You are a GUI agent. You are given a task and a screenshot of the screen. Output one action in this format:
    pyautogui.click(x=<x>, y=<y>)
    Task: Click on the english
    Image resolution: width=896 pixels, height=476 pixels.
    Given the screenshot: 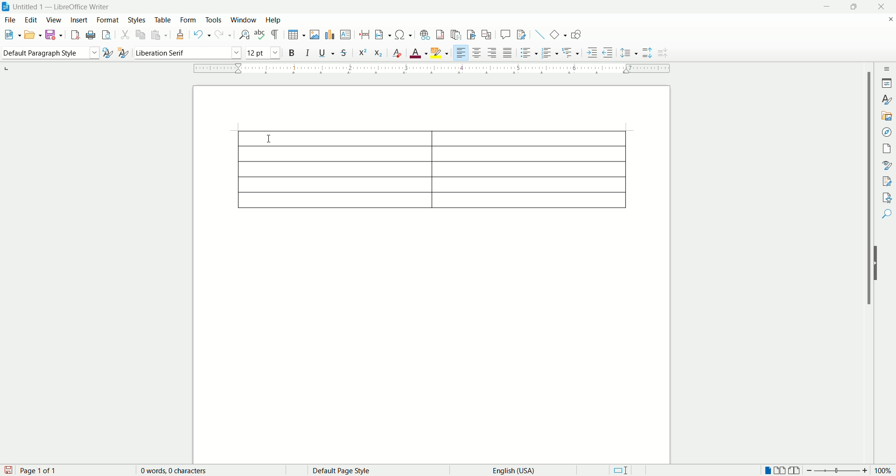 What is the action you would take?
    pyautogui.click(x=528, y=471)
    